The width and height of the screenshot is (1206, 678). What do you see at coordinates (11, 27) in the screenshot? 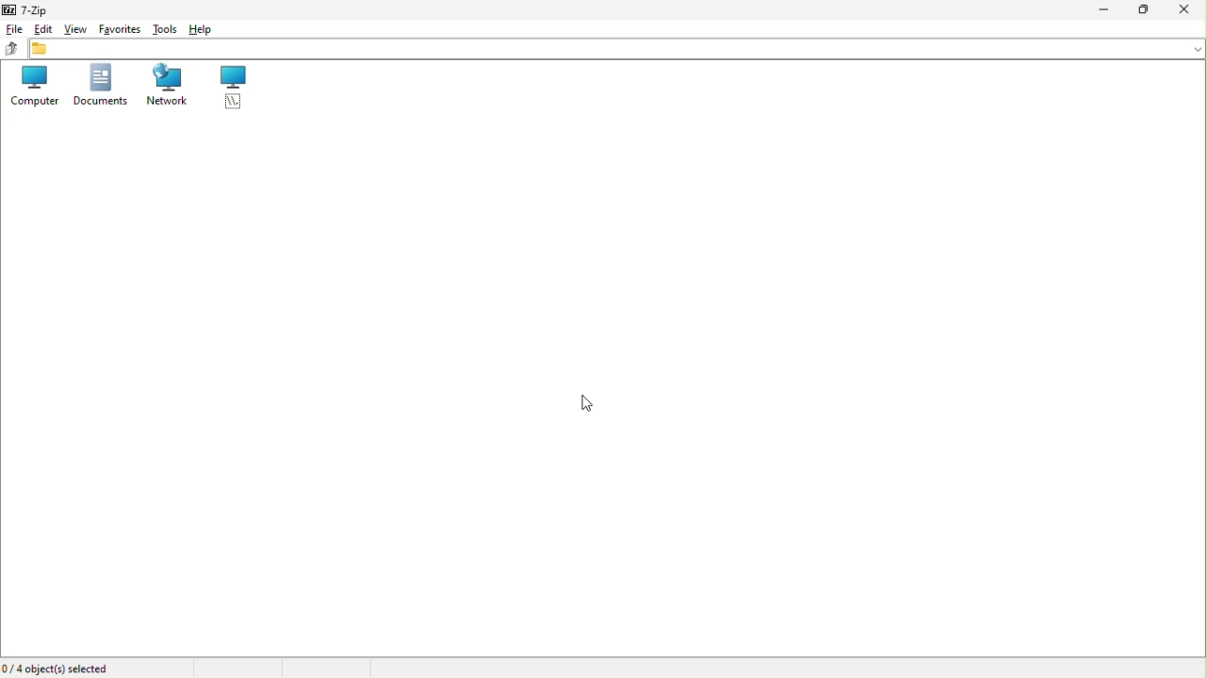
I see `File ` at bounding box center [11, 27].